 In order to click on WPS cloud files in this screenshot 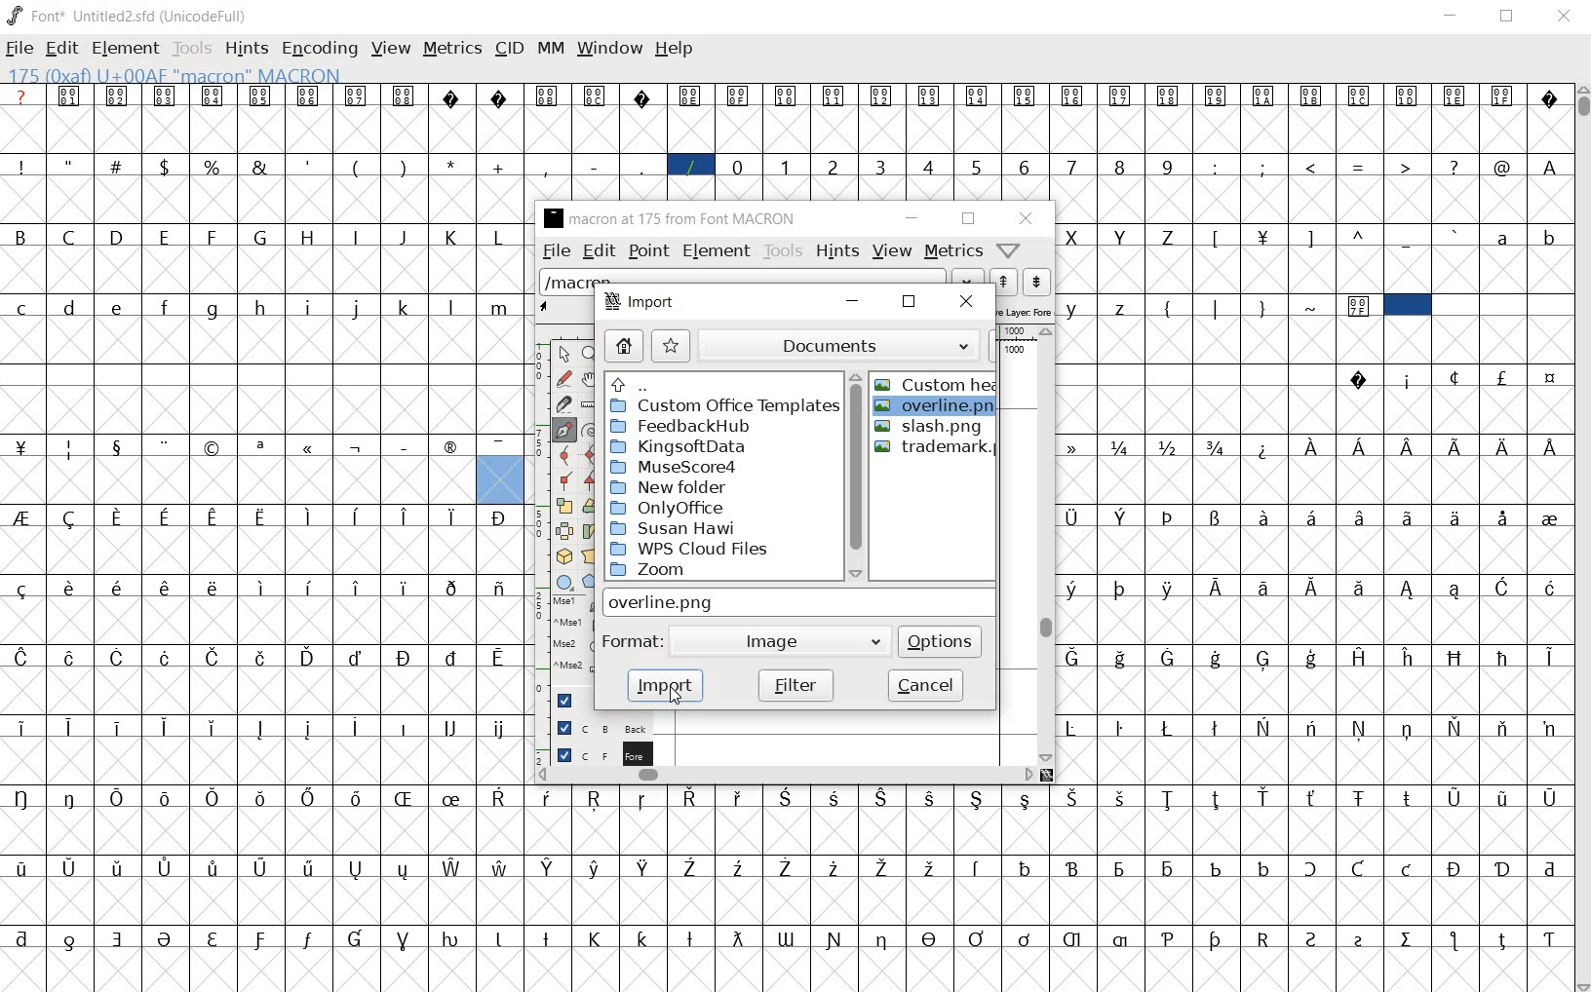, I will do `click(714, 550)`.